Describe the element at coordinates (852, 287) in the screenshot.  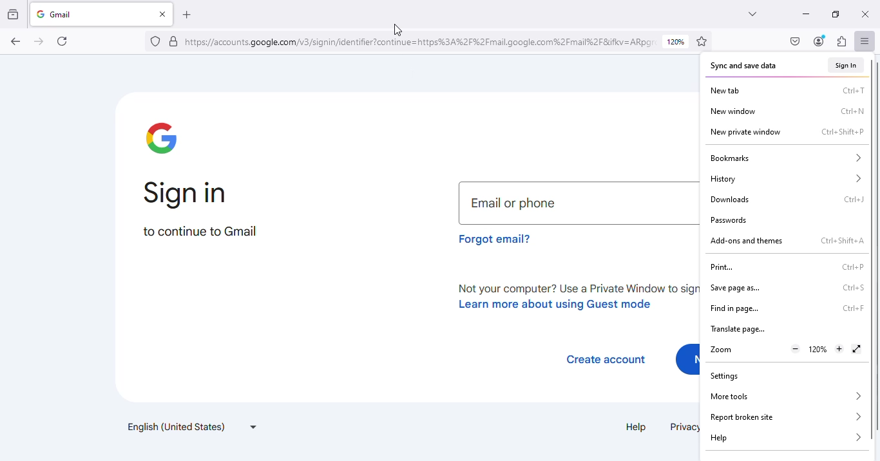
I see `shortcut for save page as` at that location.